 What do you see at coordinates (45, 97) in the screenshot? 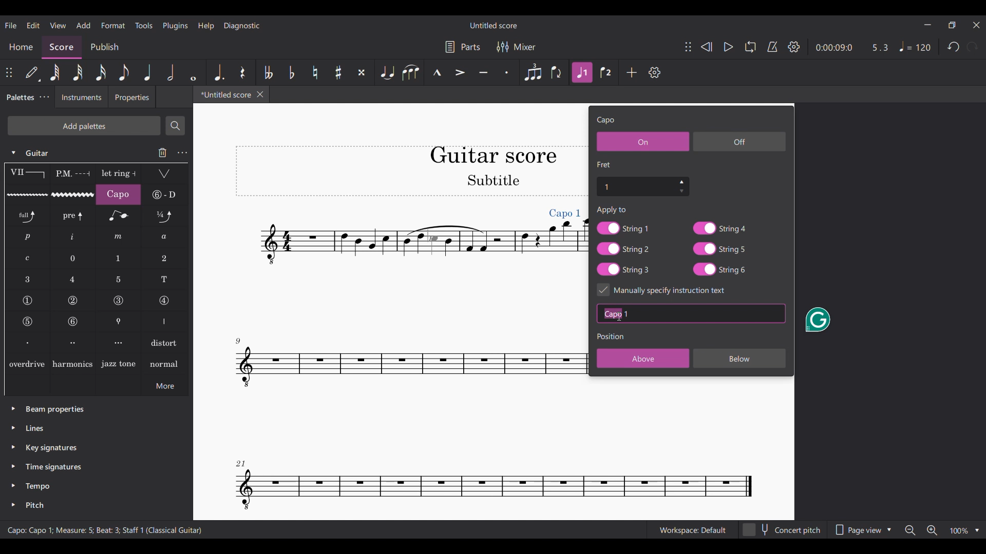
I see `Palette tab settings` at bounding box center [45, 97].